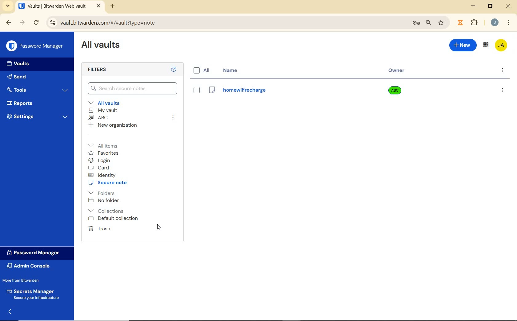 The width and height of the screenshot is (517, 321). I want to click on card, so click(100, 168).